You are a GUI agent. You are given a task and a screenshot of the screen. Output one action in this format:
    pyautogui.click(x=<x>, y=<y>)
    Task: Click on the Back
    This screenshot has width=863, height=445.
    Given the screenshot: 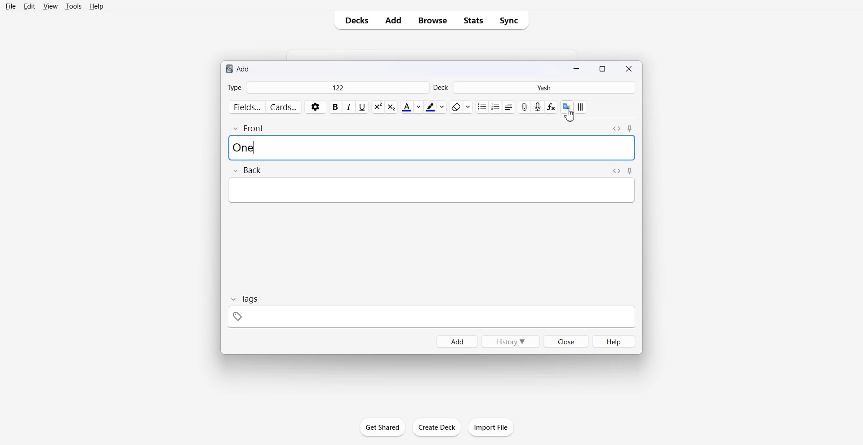 What is the action you would take?
    pyautogui.click(x=247, y=171)
    